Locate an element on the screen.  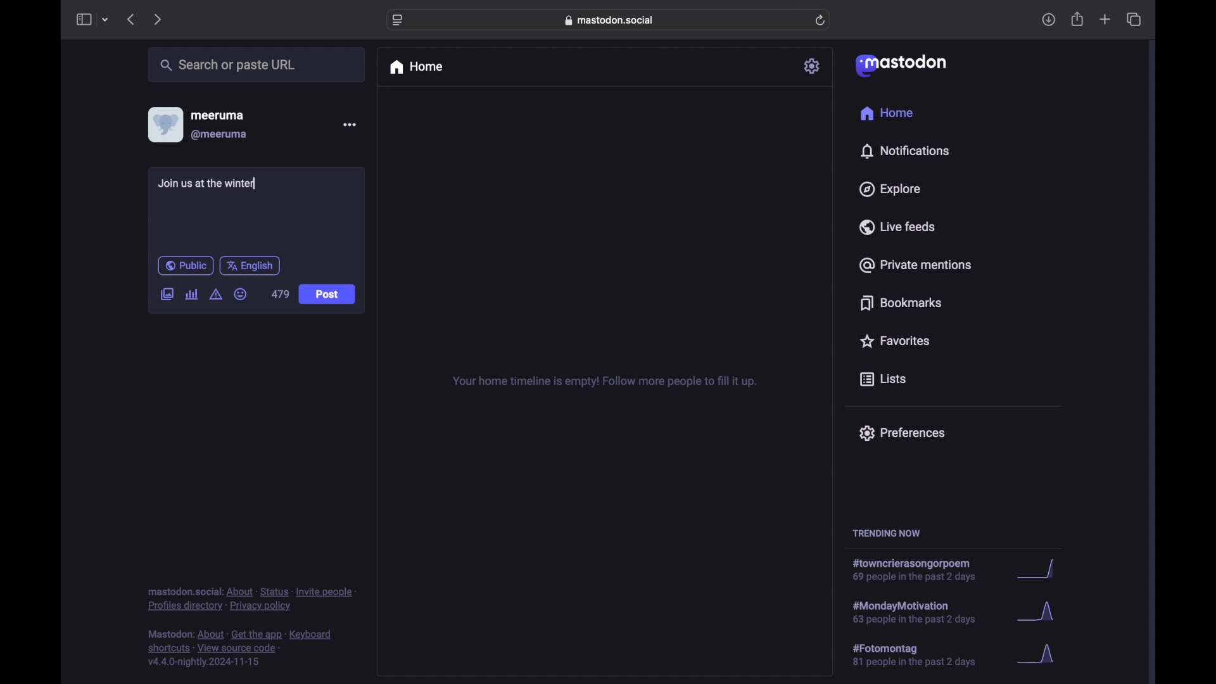
display picture is located at coordinates (164, 124).